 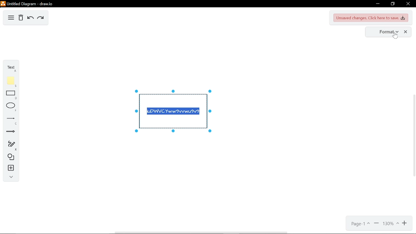 What do you see at coordinates (21, 18) in the screenshot?
I see `delete` at bounding box center [21, 18].